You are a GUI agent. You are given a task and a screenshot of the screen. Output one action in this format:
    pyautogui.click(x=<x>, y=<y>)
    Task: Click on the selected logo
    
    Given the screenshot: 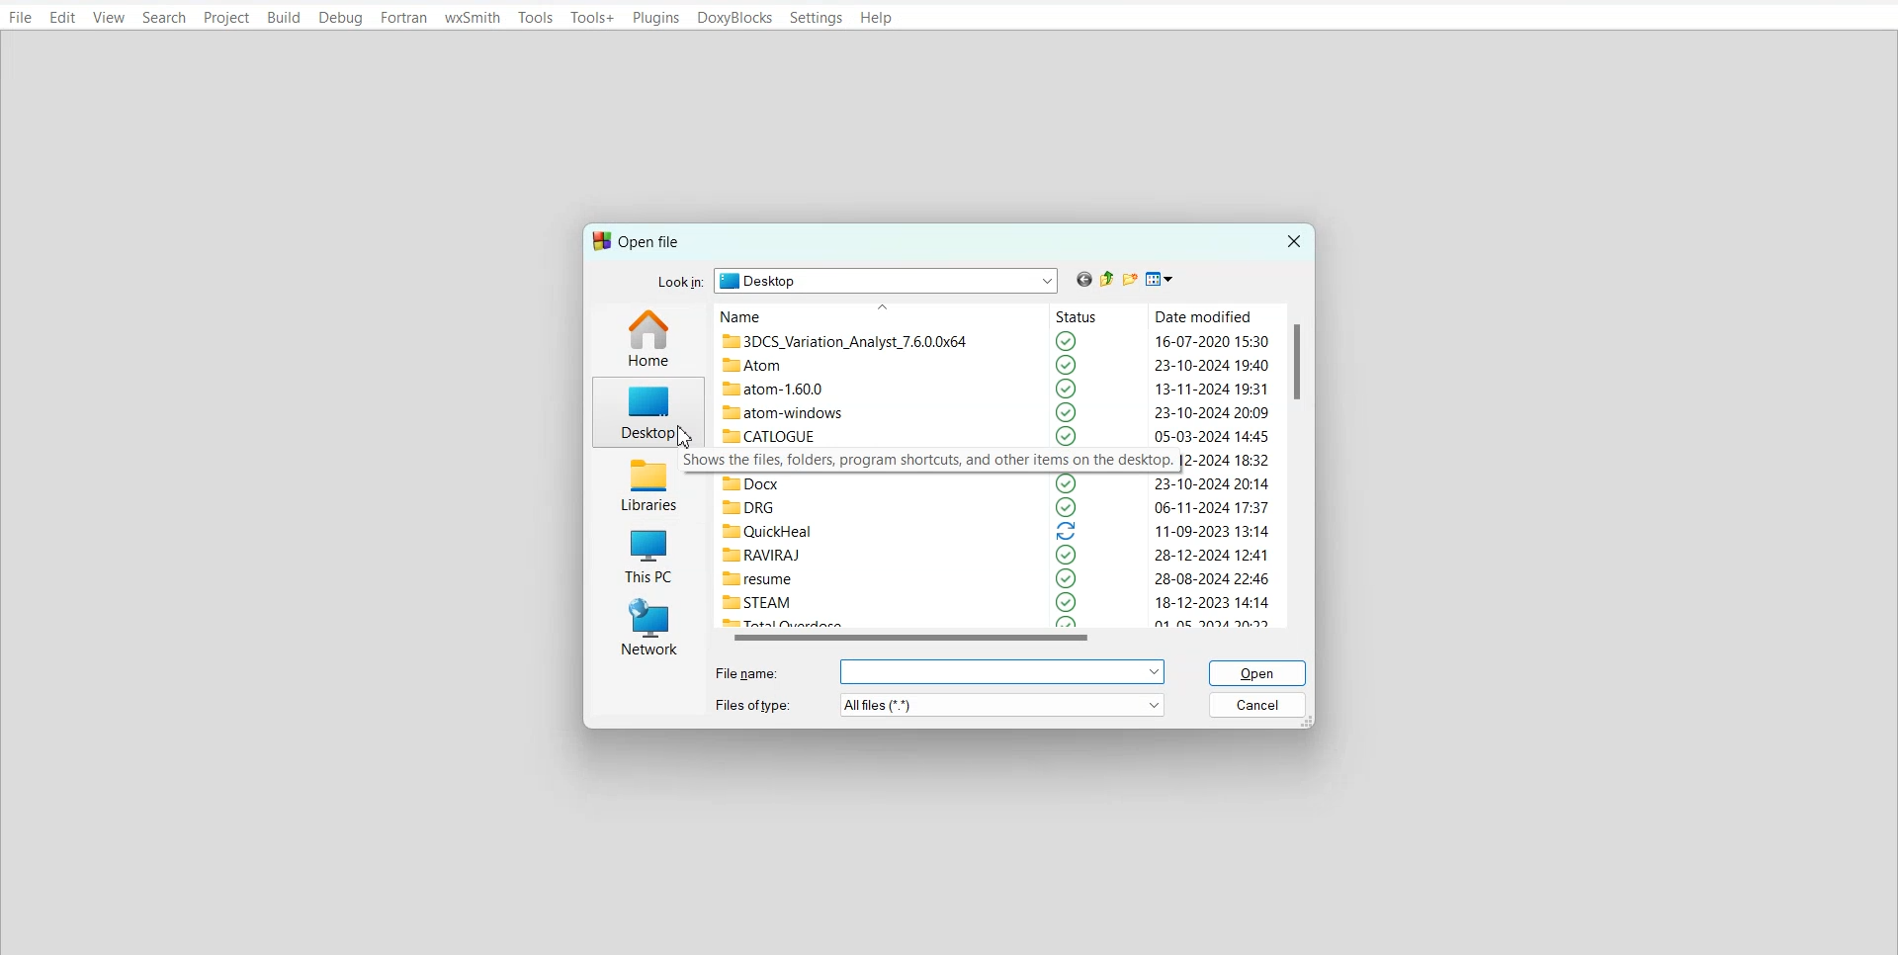 What is the action you would take?
    pyautogui.click(x=1070, y=412)
    